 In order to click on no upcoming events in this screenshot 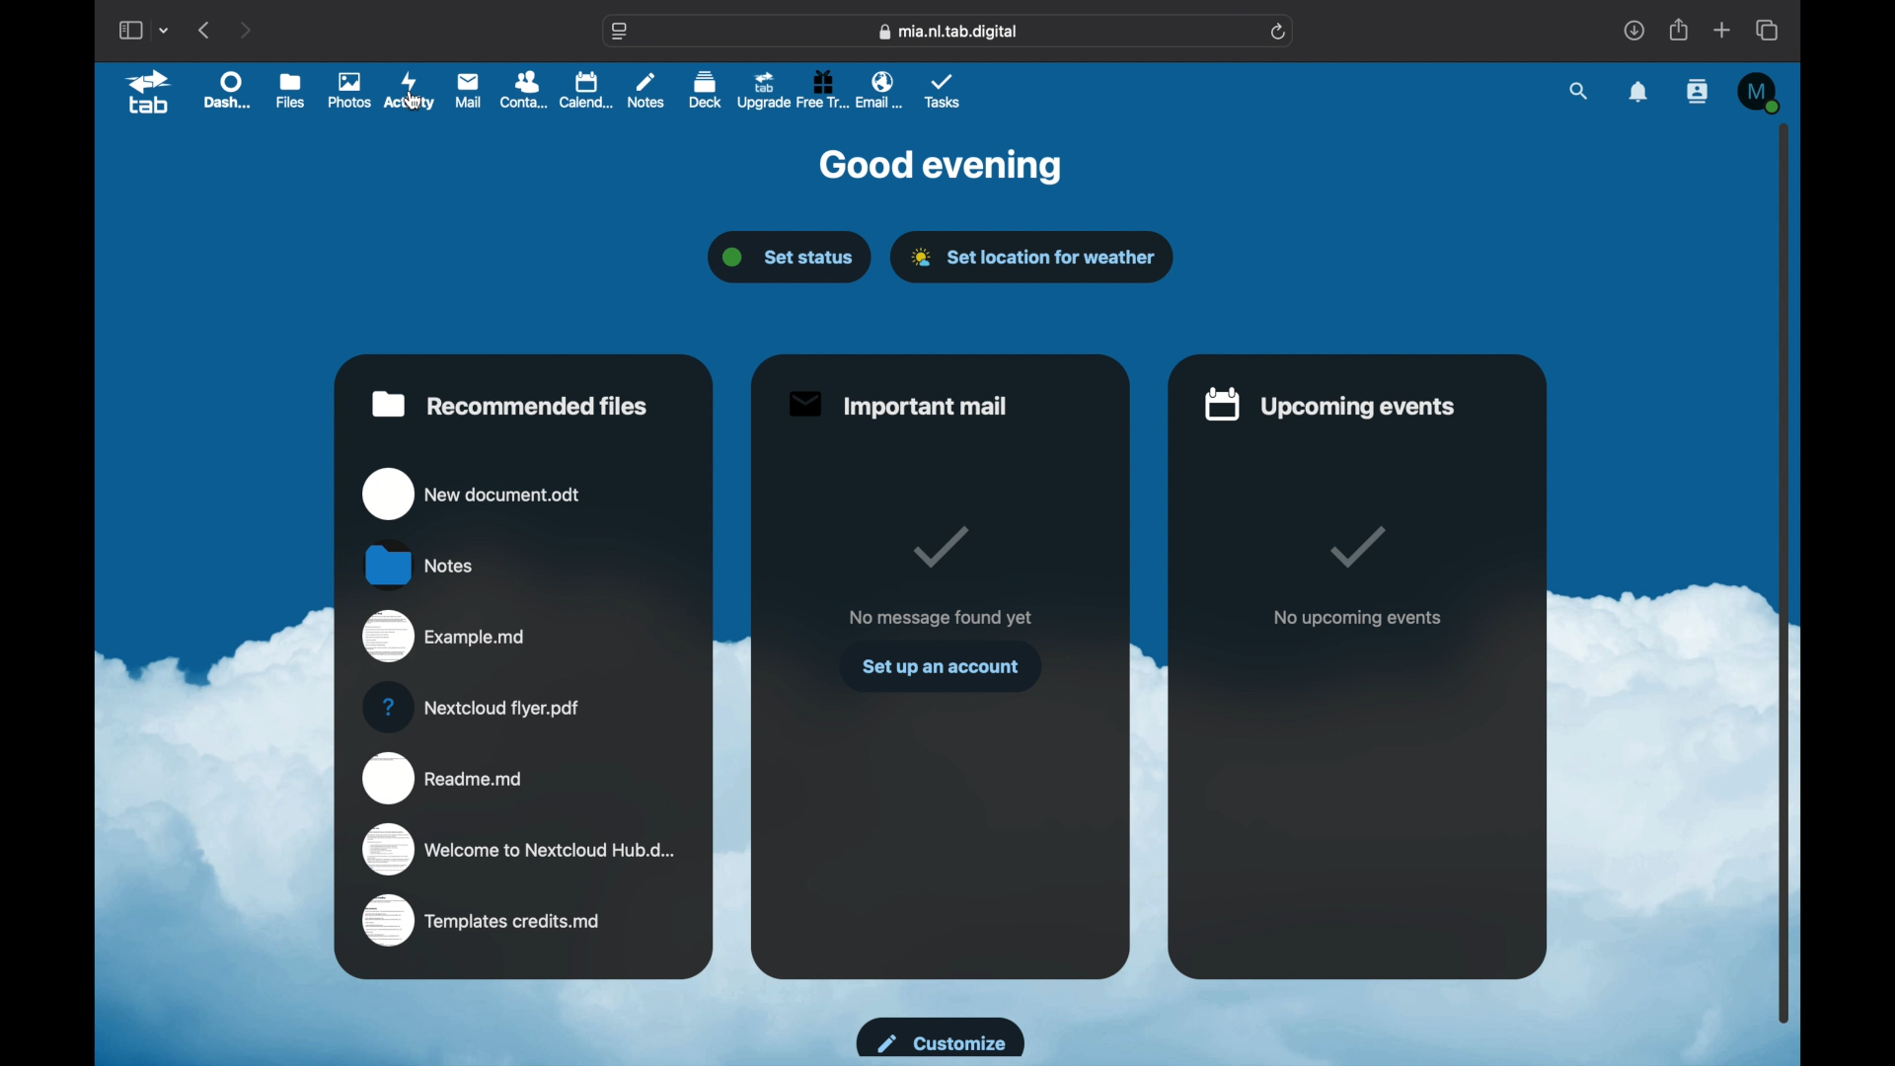, I will do `click(1358, 619)`.